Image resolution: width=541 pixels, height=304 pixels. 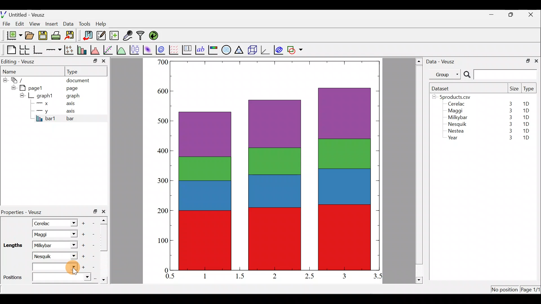 What do you see at coordinates (46, 118) in the screenshot?
I see `bar1` at bounding box center [46, 118].